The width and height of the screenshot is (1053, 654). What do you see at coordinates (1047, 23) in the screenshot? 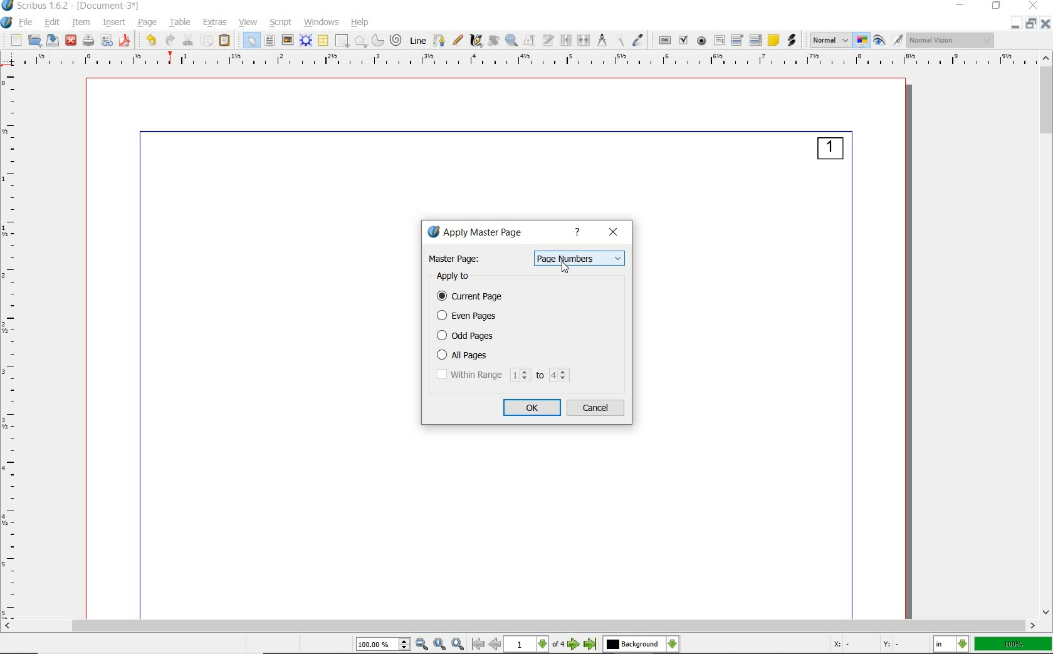
I see `close` at bounding box center [1047, 23].